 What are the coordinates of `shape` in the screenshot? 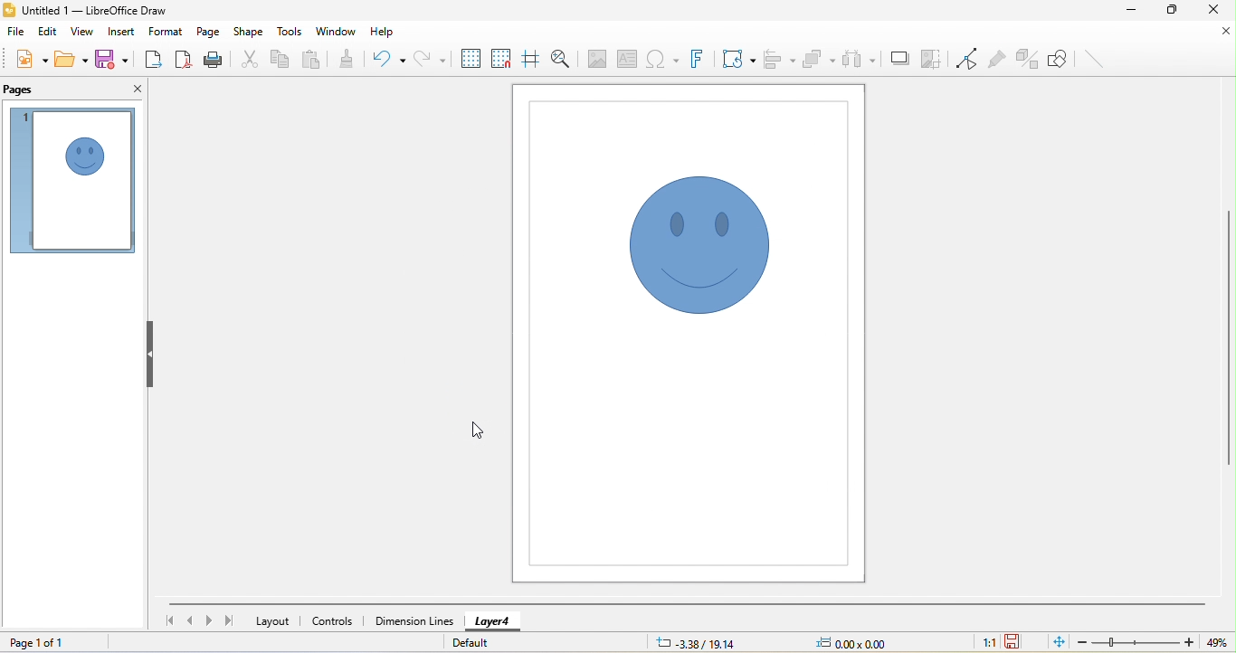 It's located at (248, 33).